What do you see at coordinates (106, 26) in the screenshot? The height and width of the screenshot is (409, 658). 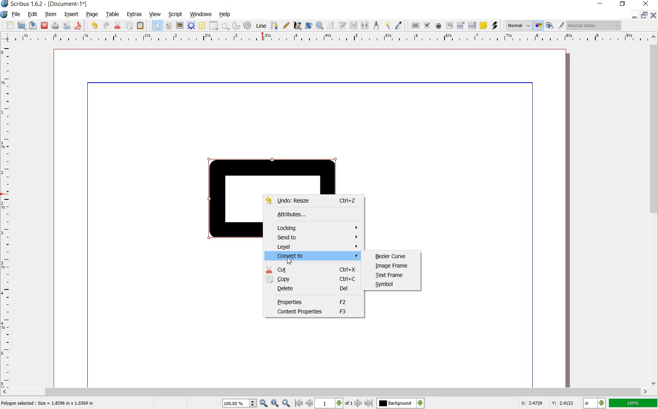 I see `redo` at bounding box center [106, 26].